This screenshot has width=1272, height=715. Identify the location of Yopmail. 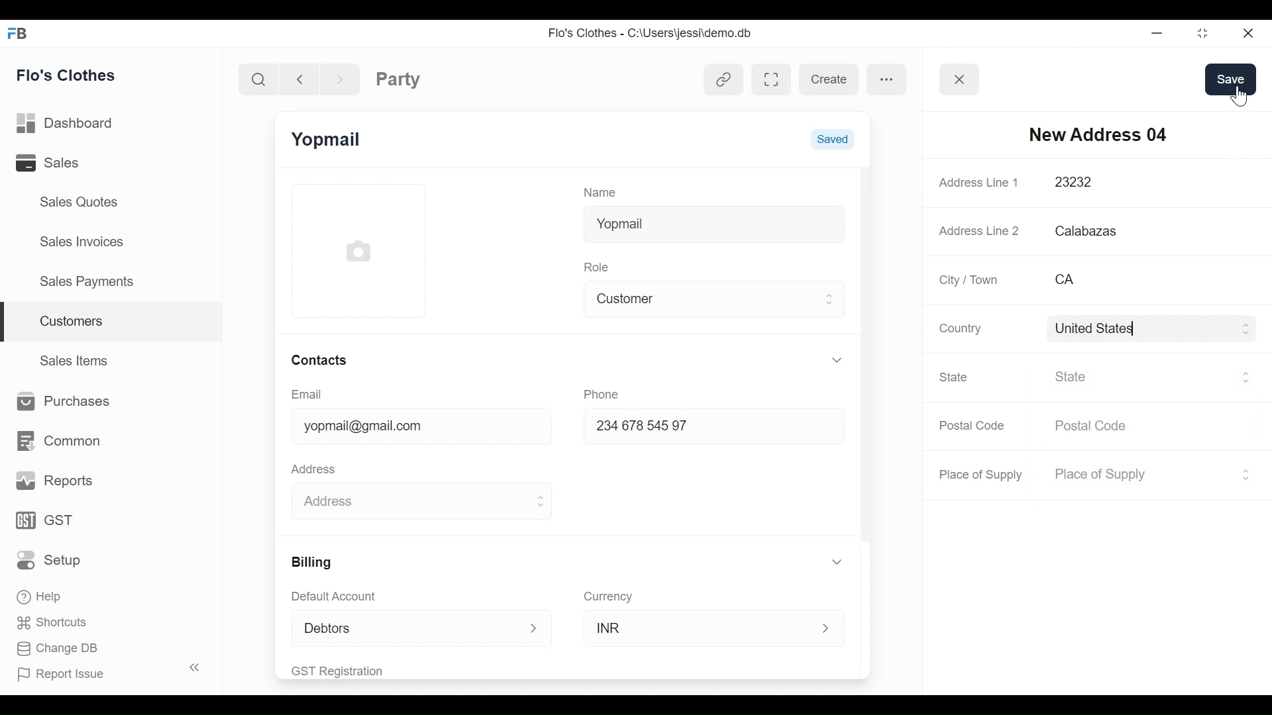
(714, 222).